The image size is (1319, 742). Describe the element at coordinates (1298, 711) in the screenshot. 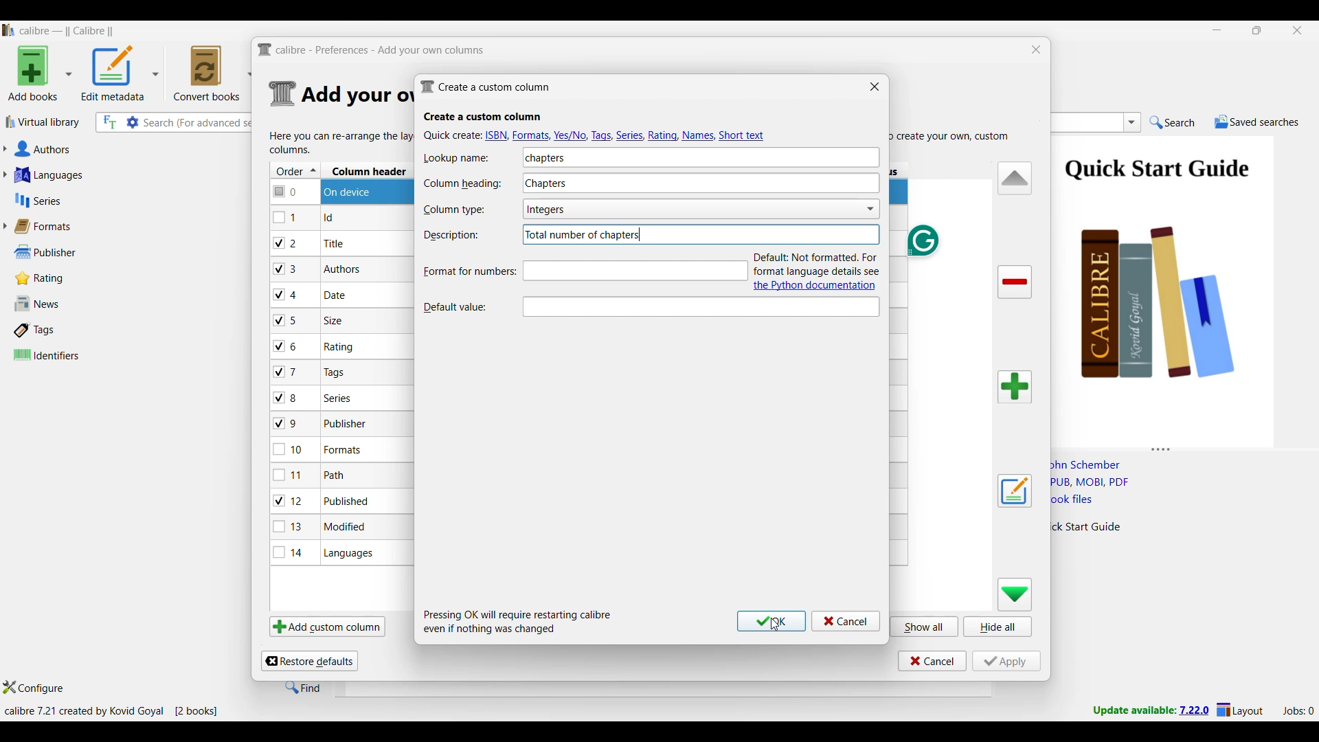

I see `Current jobs` at that location.